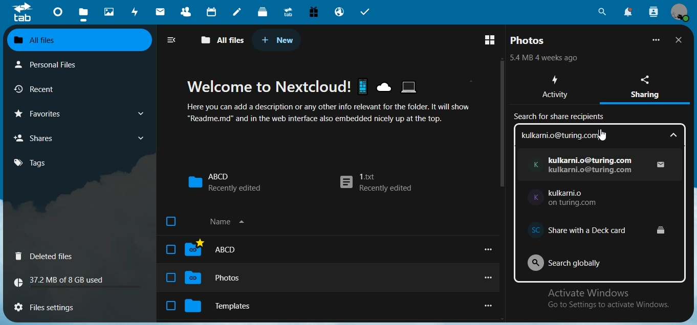 The height and width of the screenshot is (325, 697). What do you see at coordinates (613, 298) in the screenshot?
I see `text` at bounding box center [613, 298].